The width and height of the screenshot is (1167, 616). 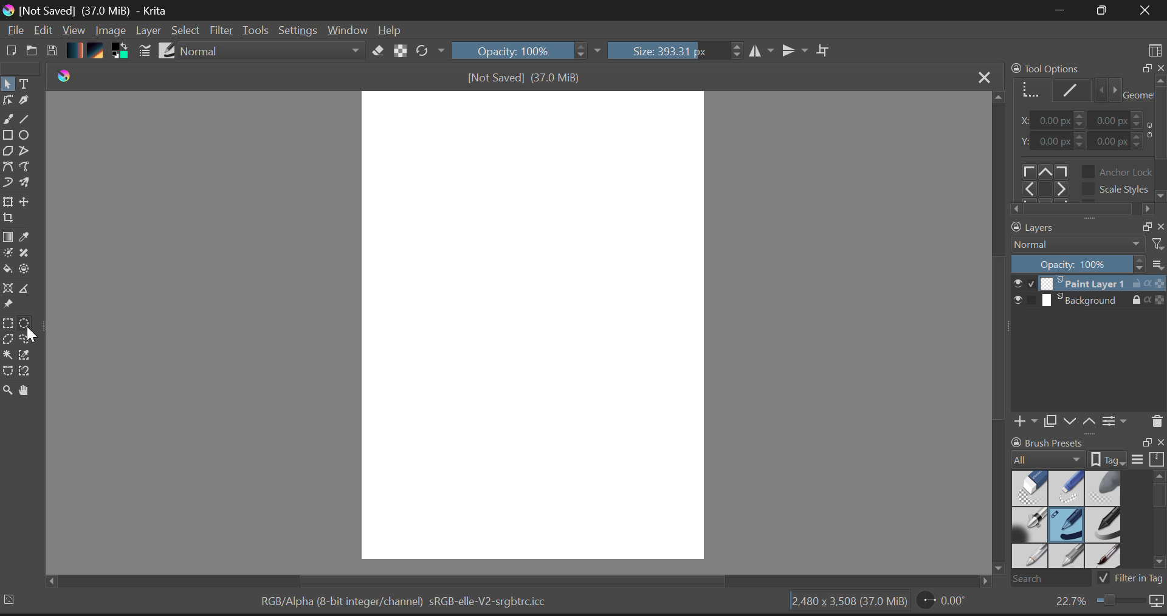 What do you see at coordinates (390, 30) in the screenshot?
I see `Help` at bounding box center [390, 30].